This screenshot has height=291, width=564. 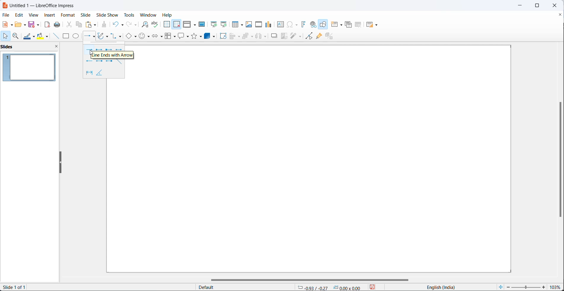 I want to click on cursor, so click(x=7, y=36).